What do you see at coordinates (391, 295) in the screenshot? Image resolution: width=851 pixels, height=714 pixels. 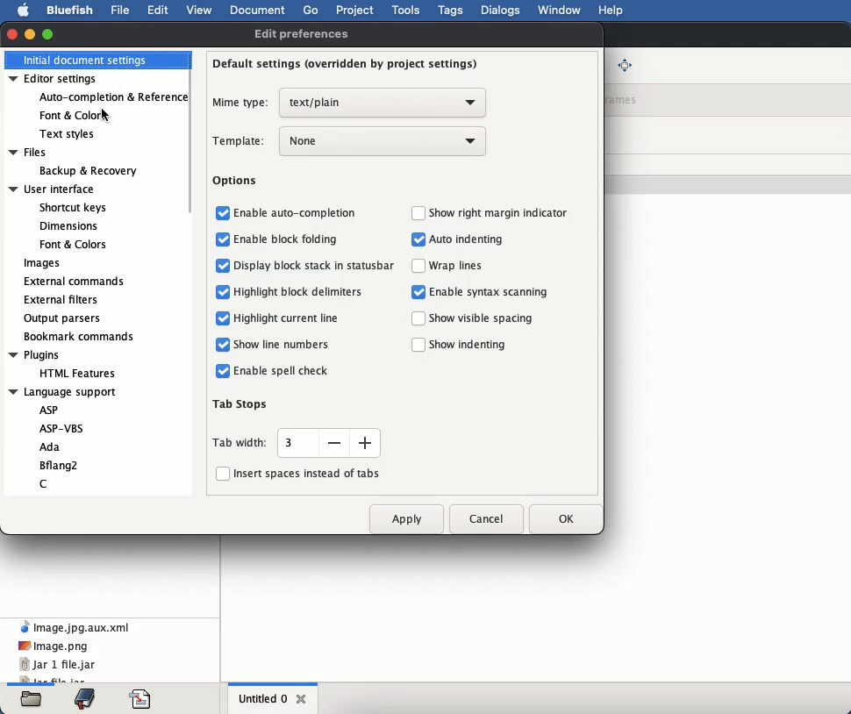 I see `options` at bounding box center [391, 295].